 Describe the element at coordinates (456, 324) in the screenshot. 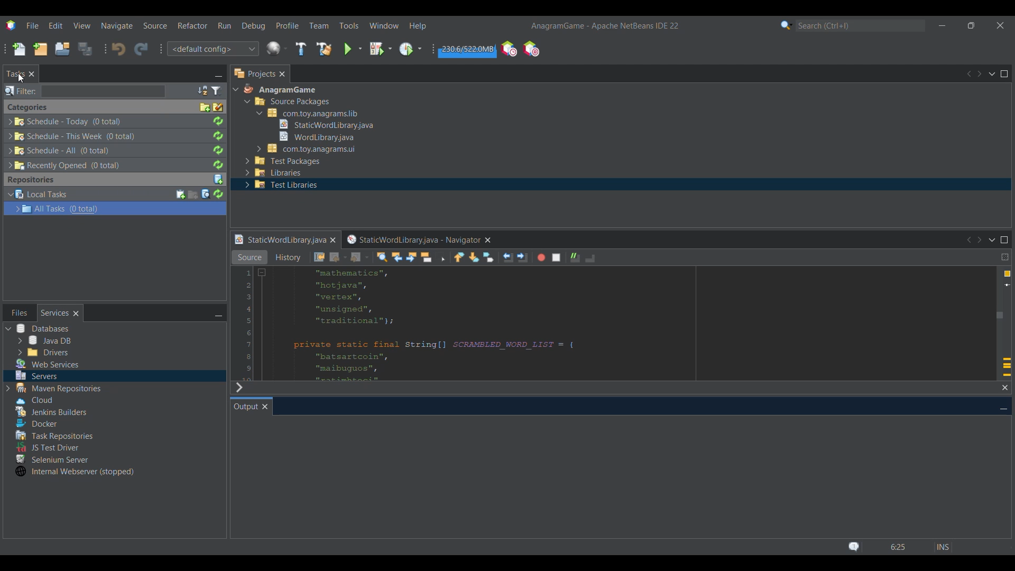

I see `Code` at that location.